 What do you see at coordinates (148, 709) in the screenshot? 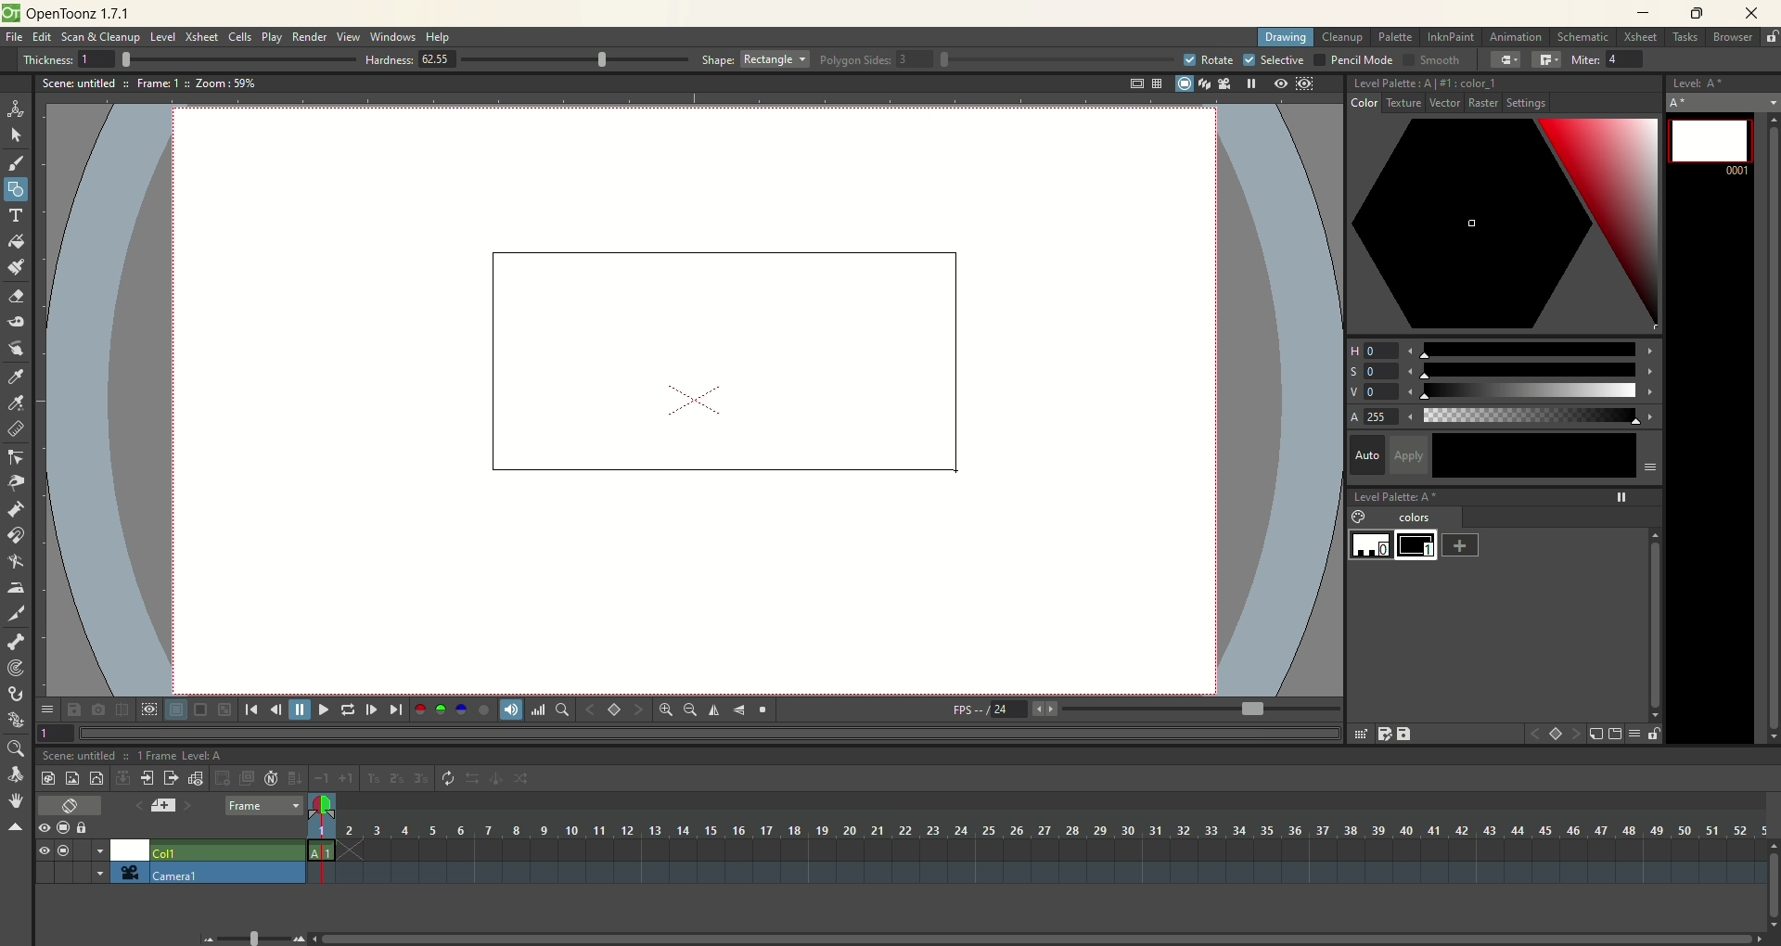
I see `define sub-camera` at bounding box center [148, 709].